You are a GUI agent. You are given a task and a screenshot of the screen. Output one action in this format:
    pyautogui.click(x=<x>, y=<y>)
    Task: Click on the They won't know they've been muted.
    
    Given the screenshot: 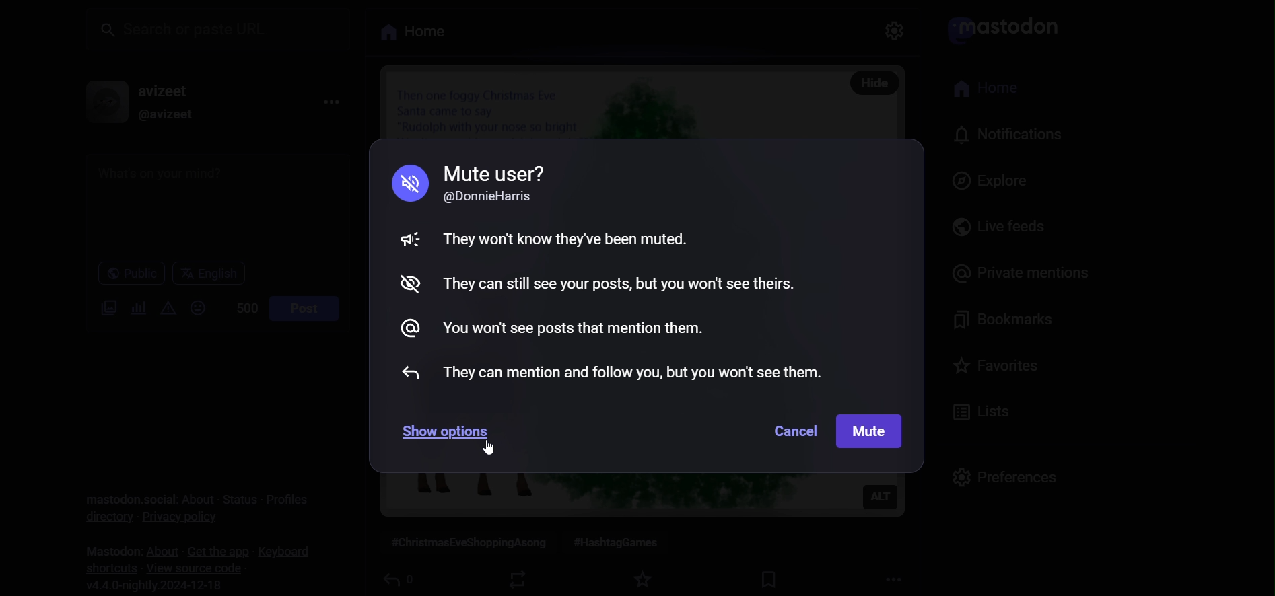 What is the action you would take?
    pyautogui.click(x=563, y=241)
    